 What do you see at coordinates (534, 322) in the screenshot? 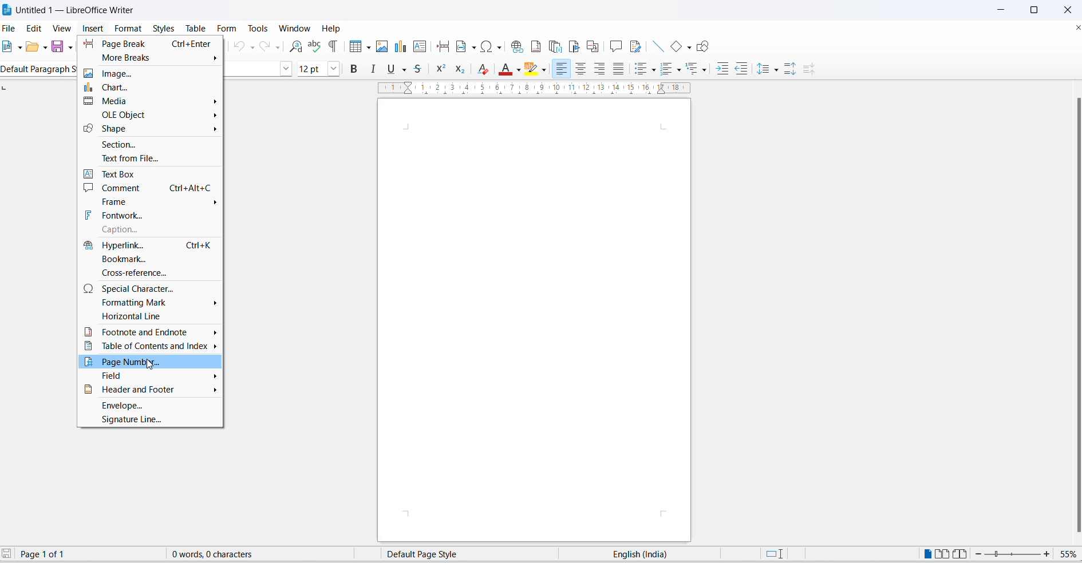
I see `page` at bounding box center [534, 322].